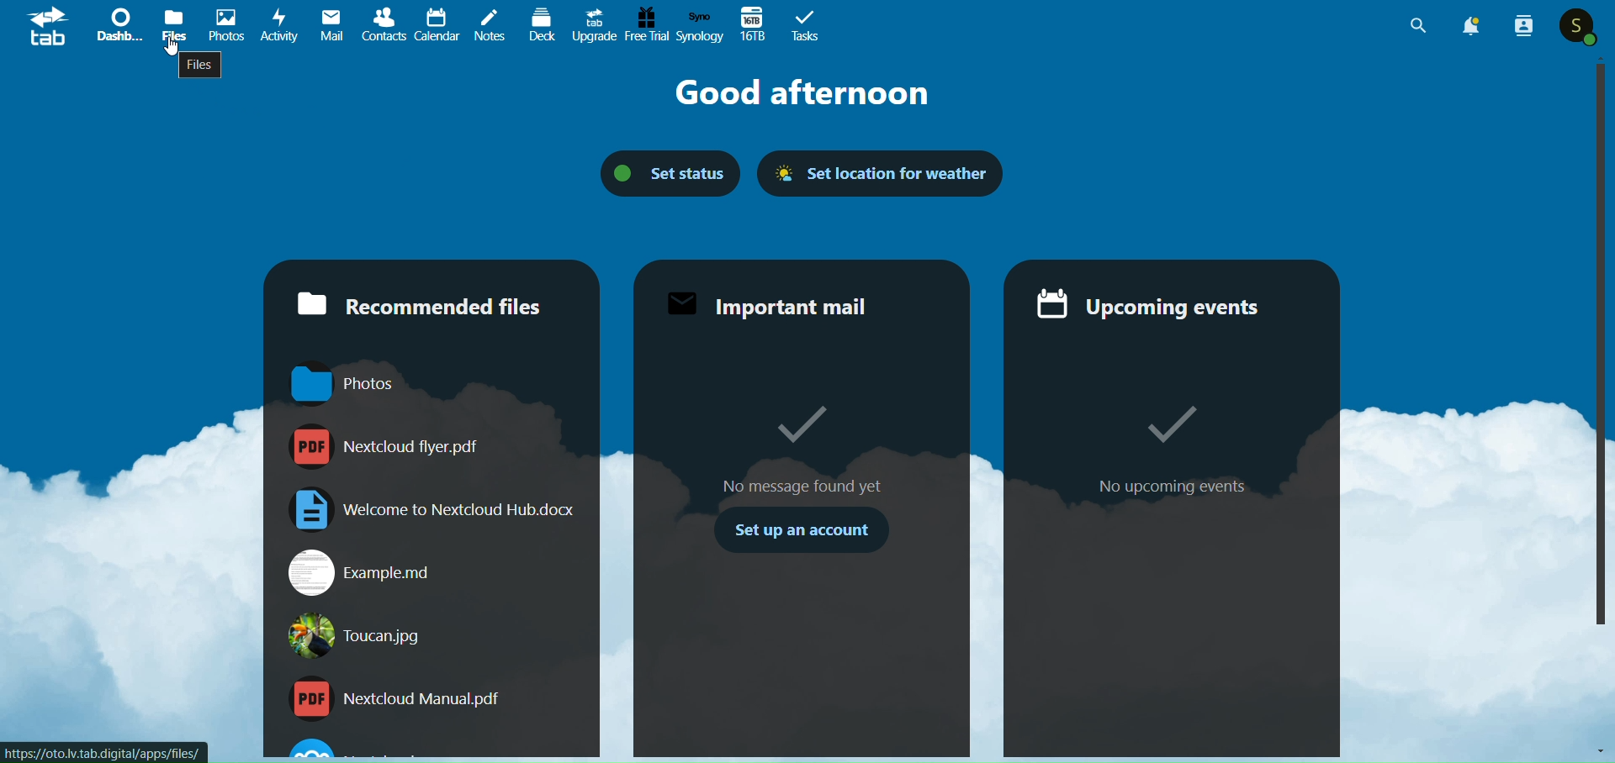 This screenshot has height=763, width=1615. Describe the element at coordinates (437, 25) in the screenshot. I see `calendar` at that location.